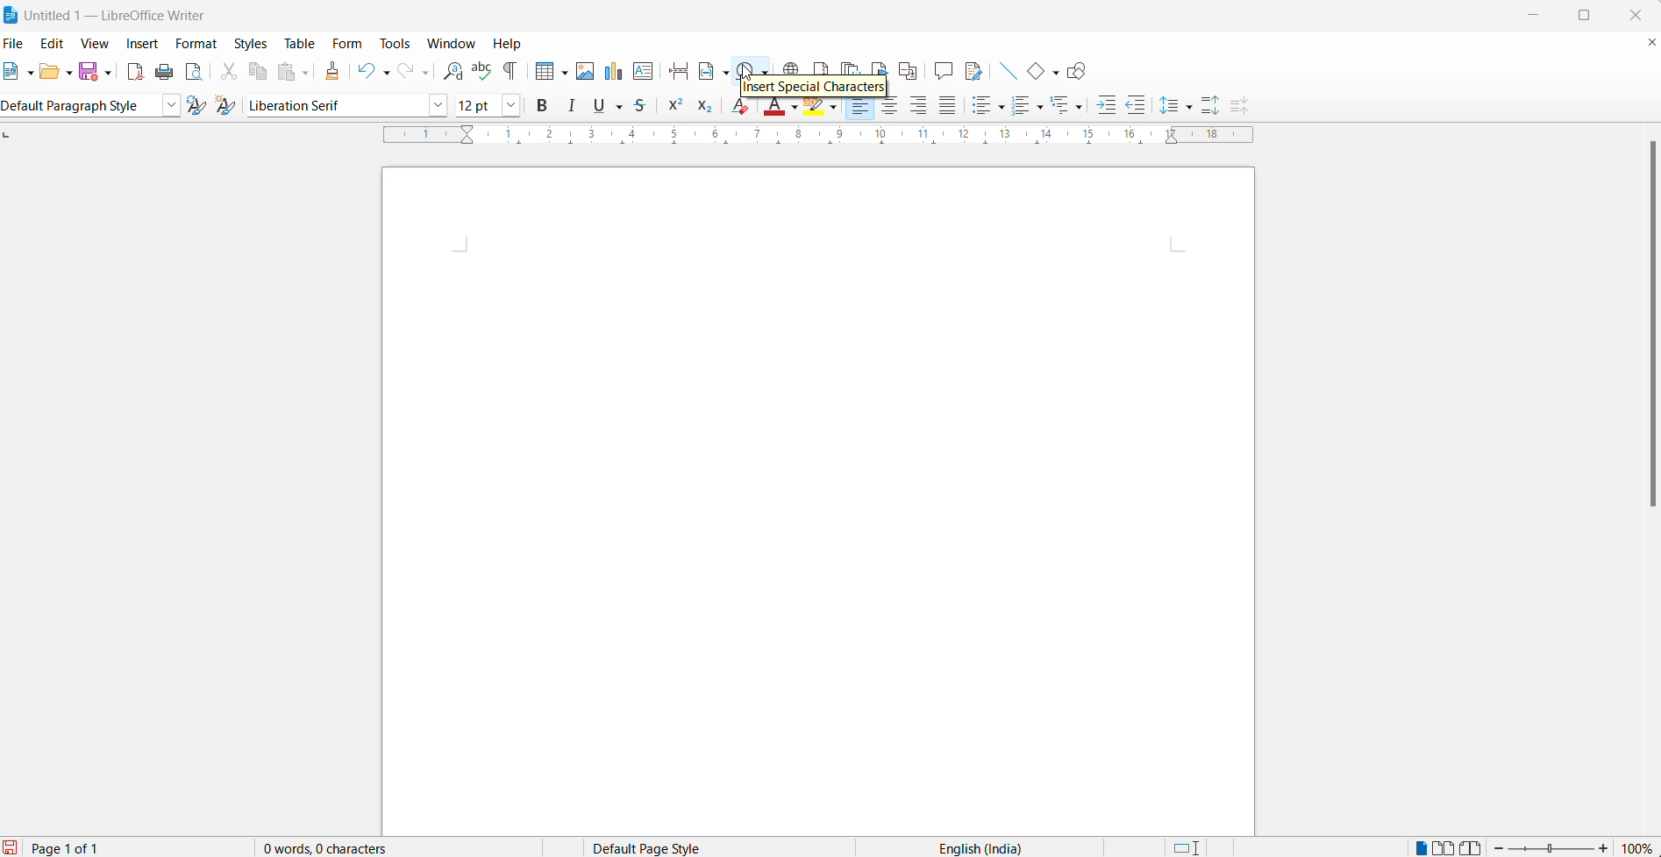 Image resolution: width=1661 pixels, height=857 pixels. I want to click on toggle formatting marks, so click(510, 72).